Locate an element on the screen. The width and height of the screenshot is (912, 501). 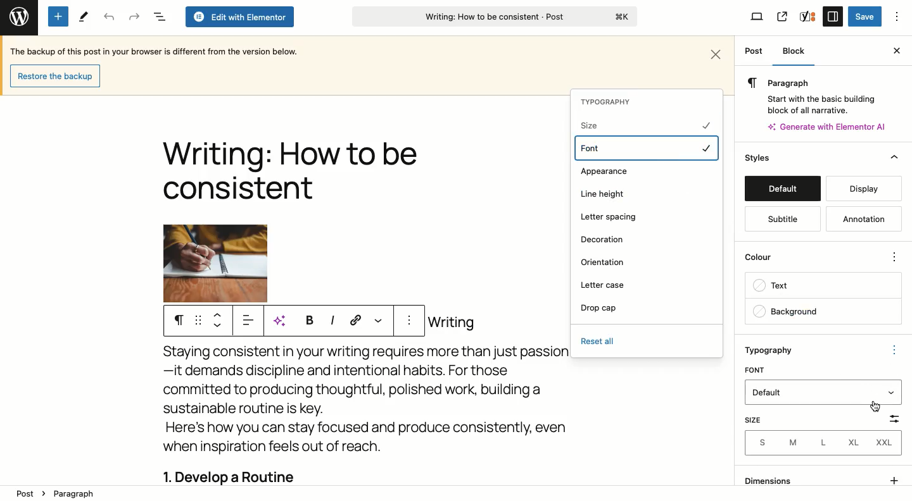
Italics is located at coordinates (332, 319).